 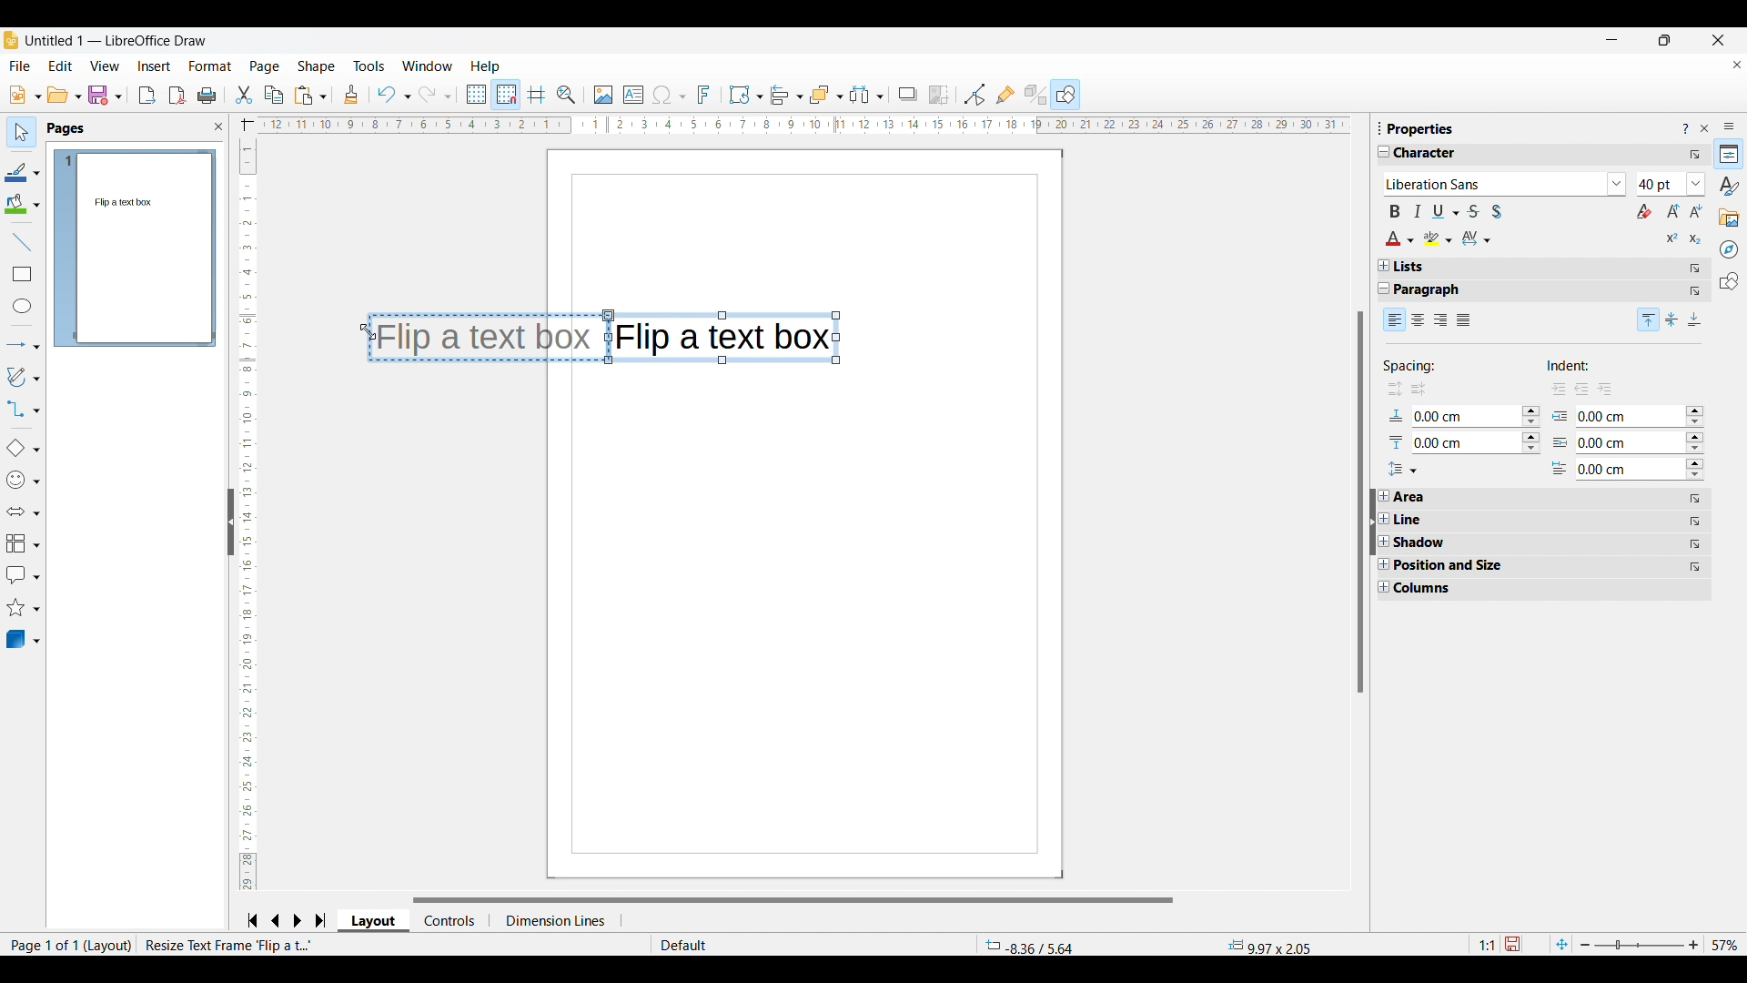 What do you see at coordinates (393, 95) in the screenshot?
I see `Undo` at bounding box center [393, 95].